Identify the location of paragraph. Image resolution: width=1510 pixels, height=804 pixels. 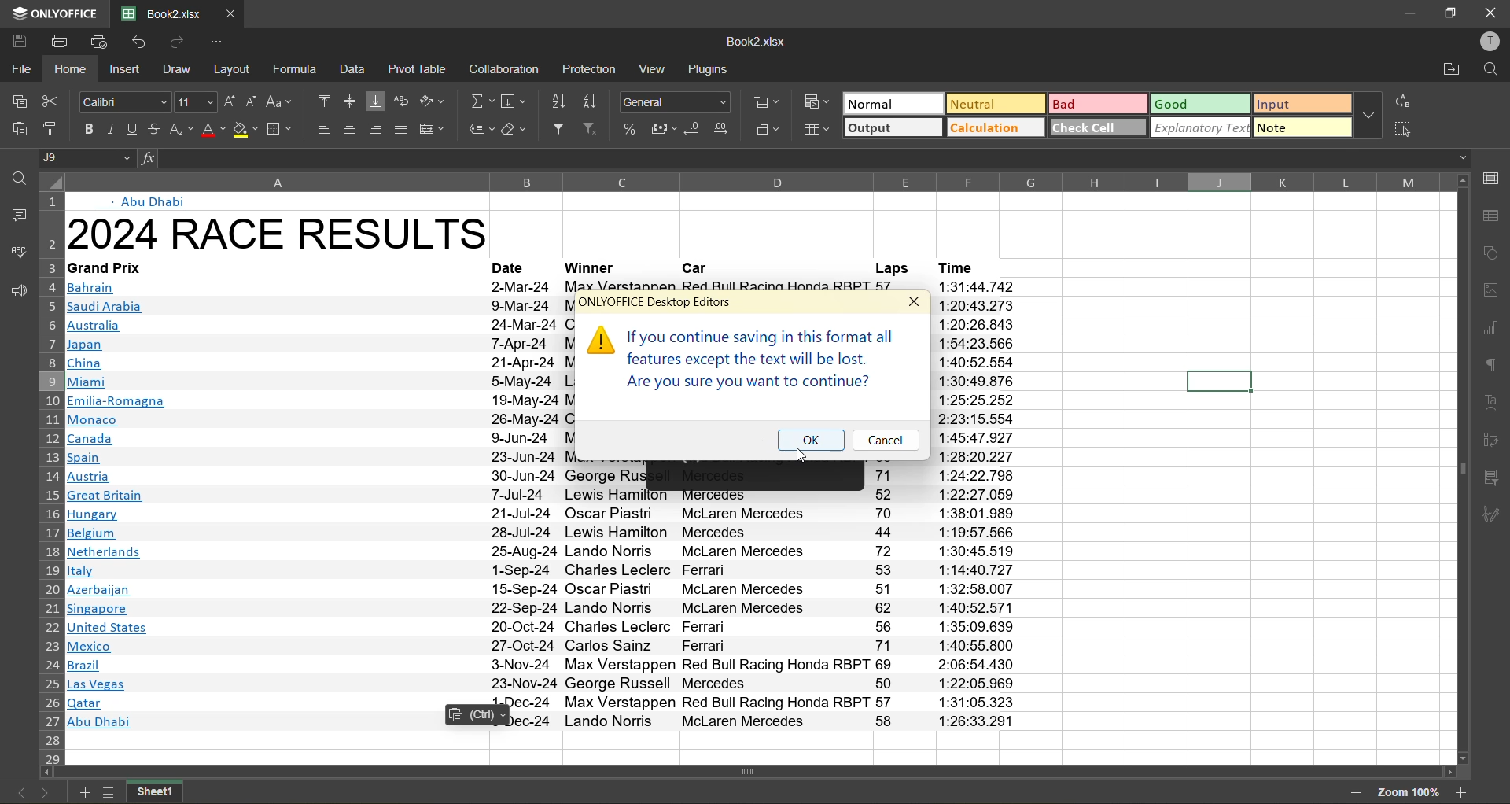
(1490, 367).